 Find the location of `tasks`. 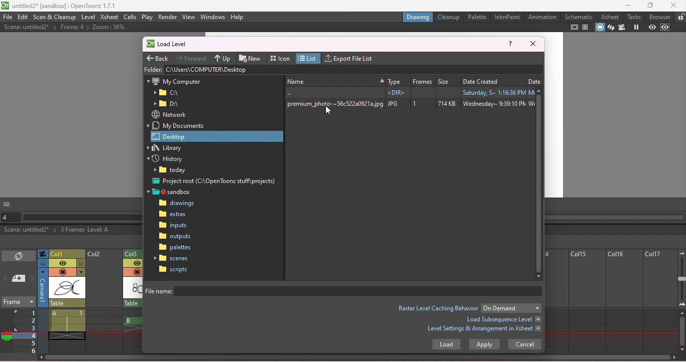

tasks is located at coordinates (635, 17).